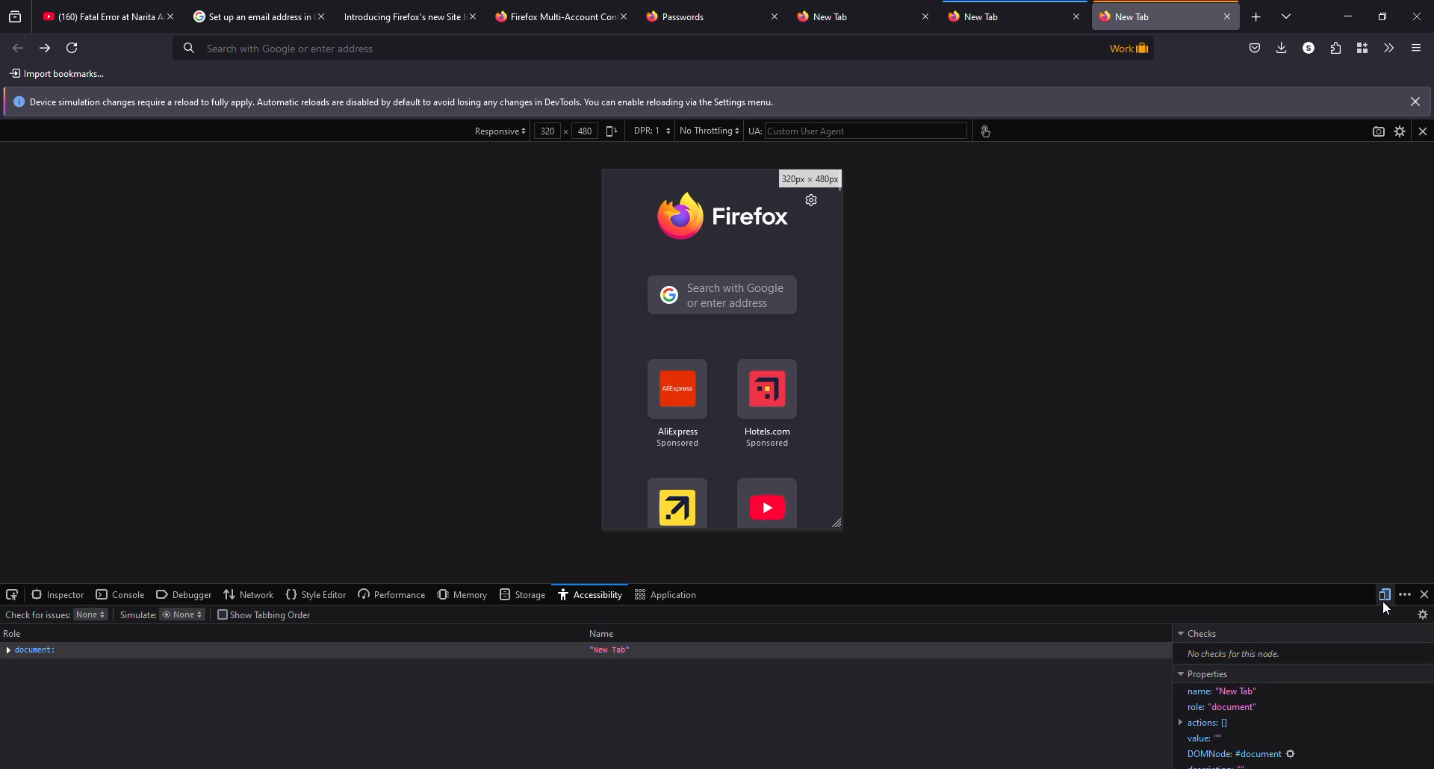 Image resolution: width=1434 pixels, height=769 pixels. I want to click on tab, so click(243, 17).